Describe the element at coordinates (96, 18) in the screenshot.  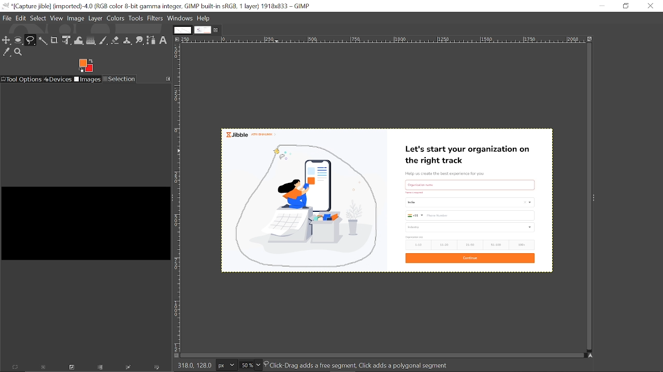
I see `Layer` at that location.